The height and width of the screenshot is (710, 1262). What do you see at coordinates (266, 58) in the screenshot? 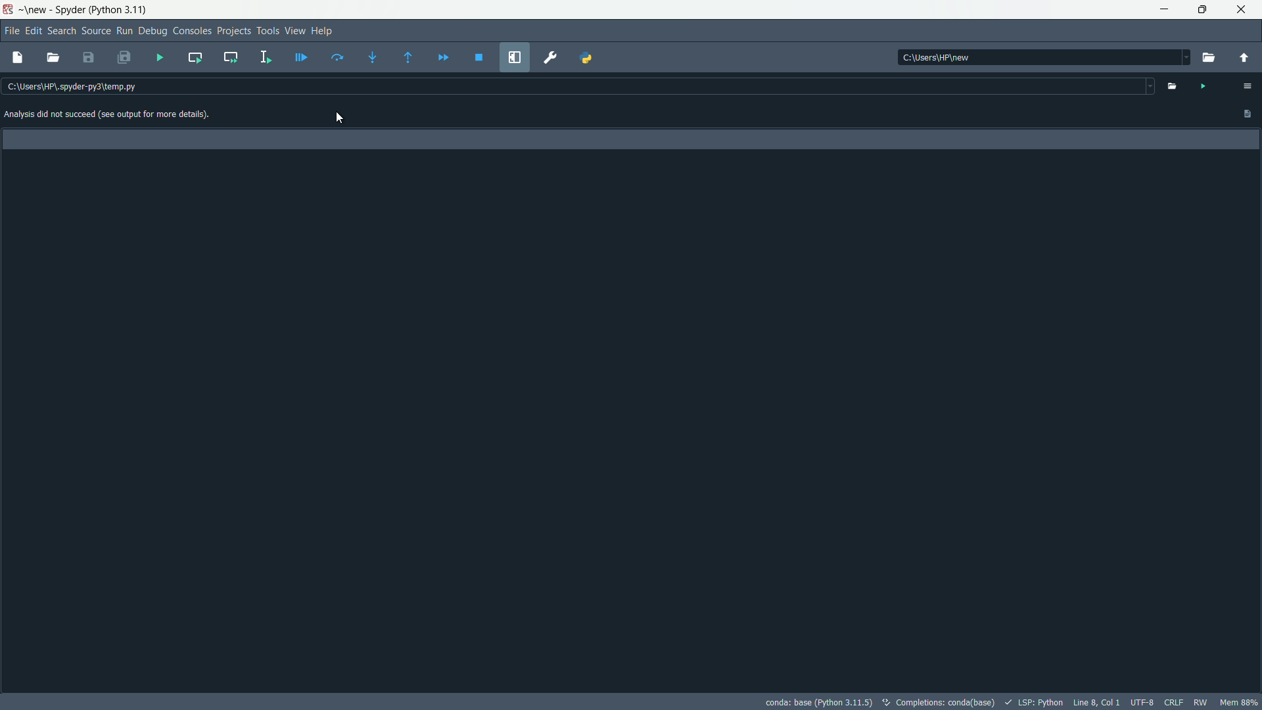
I see `run selection` at bounding box center [266, 58].